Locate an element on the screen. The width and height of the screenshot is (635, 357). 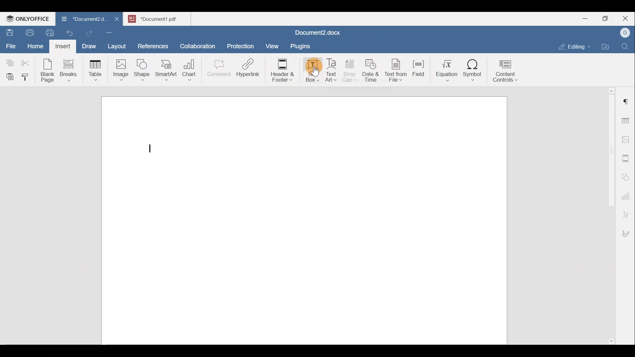
Image settings is located at coordinates (627, 139).